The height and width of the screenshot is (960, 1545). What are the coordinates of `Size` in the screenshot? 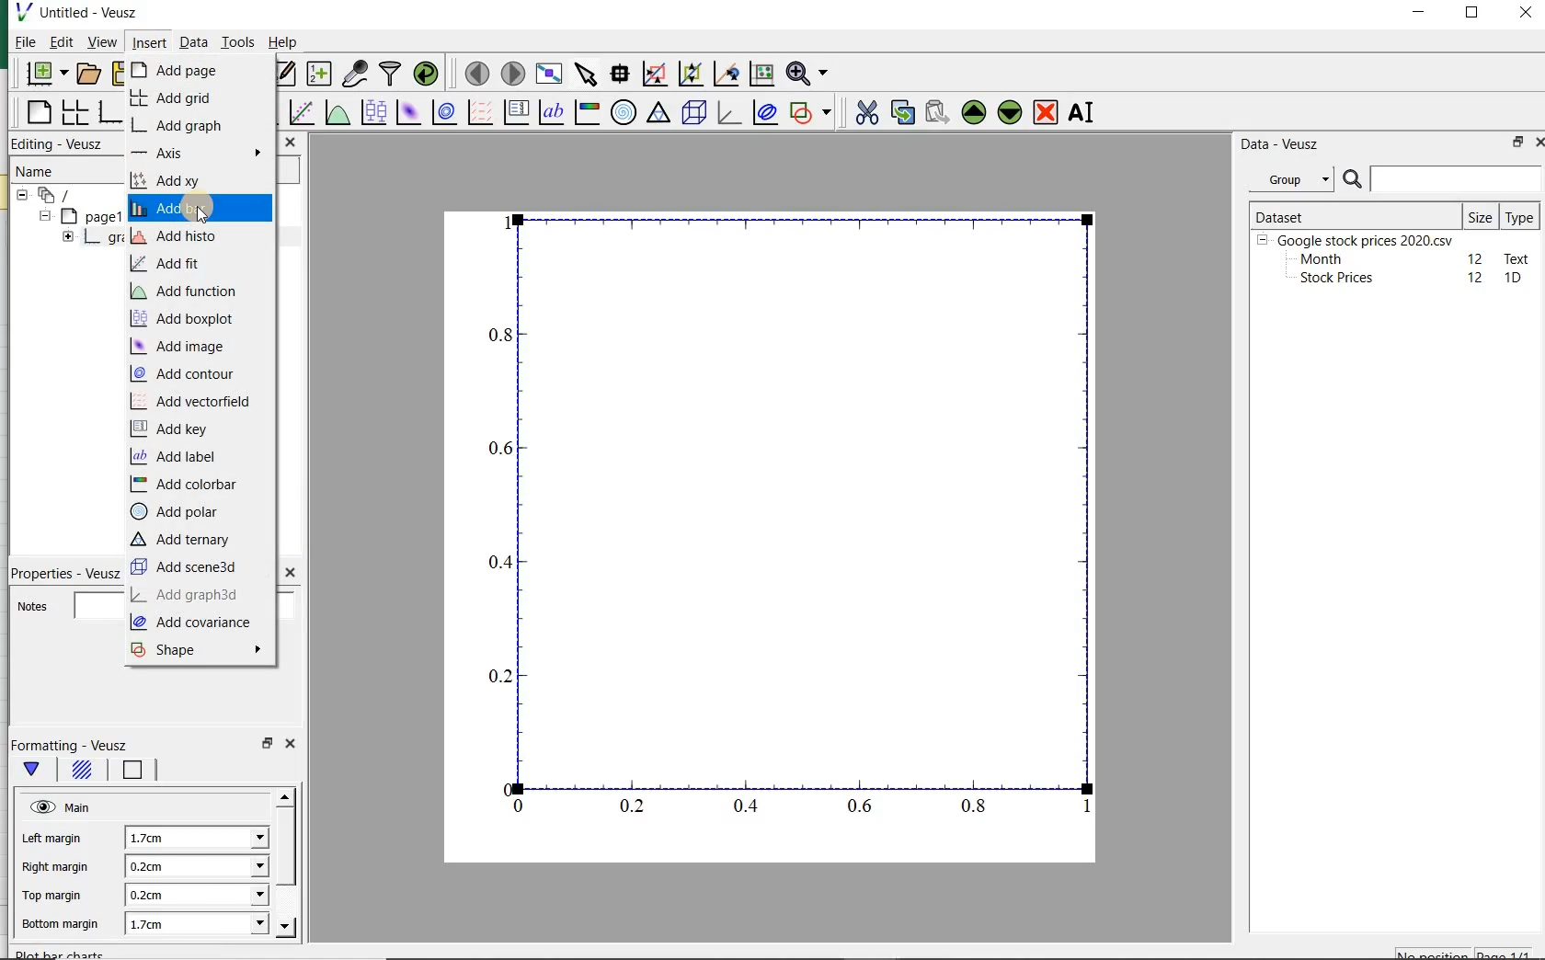 It's located at (1481, 215).